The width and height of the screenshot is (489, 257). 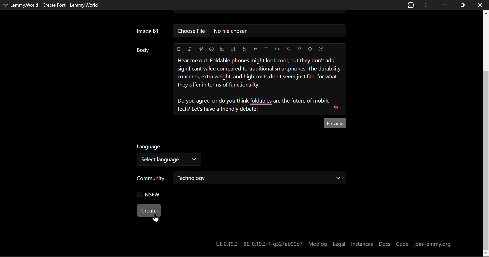 I want to click on Create Button, so click(x=148, y=210).